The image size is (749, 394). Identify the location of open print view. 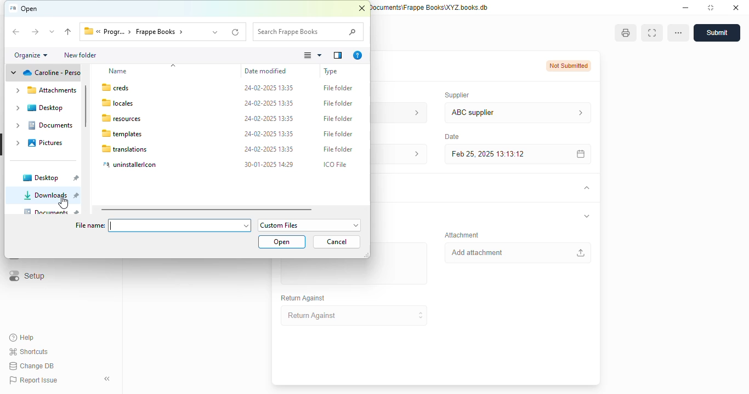
(626, 33).